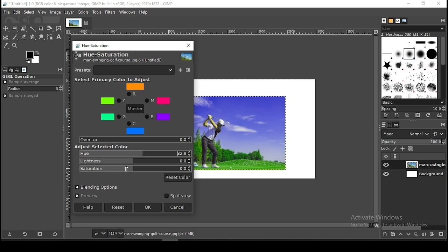 The image size is (448, 252). Describe the element at coordinates (127, 169) in the screenshot. I see `mouse pointer` at that location.